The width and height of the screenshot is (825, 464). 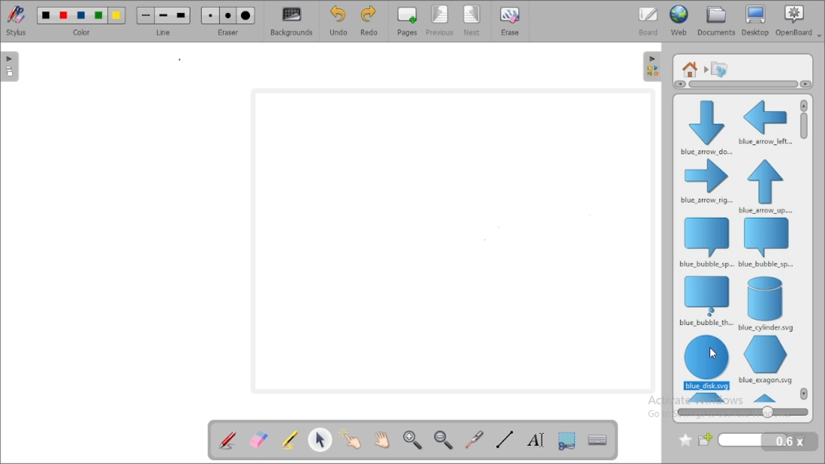 What do you see at coordinates (799, 21) in the screenshot?
I see `openboard` at bounding box center [799, 21].